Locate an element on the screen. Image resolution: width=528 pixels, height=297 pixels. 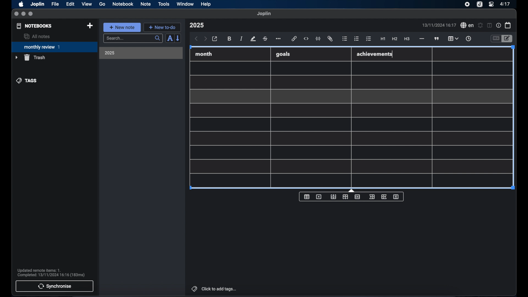
minimize is located at coordinates (23, 14).